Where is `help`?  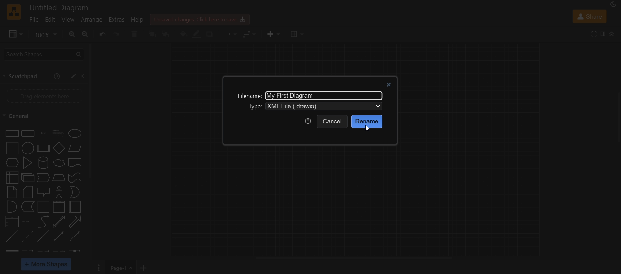 help is located at coordinates (56, 76).